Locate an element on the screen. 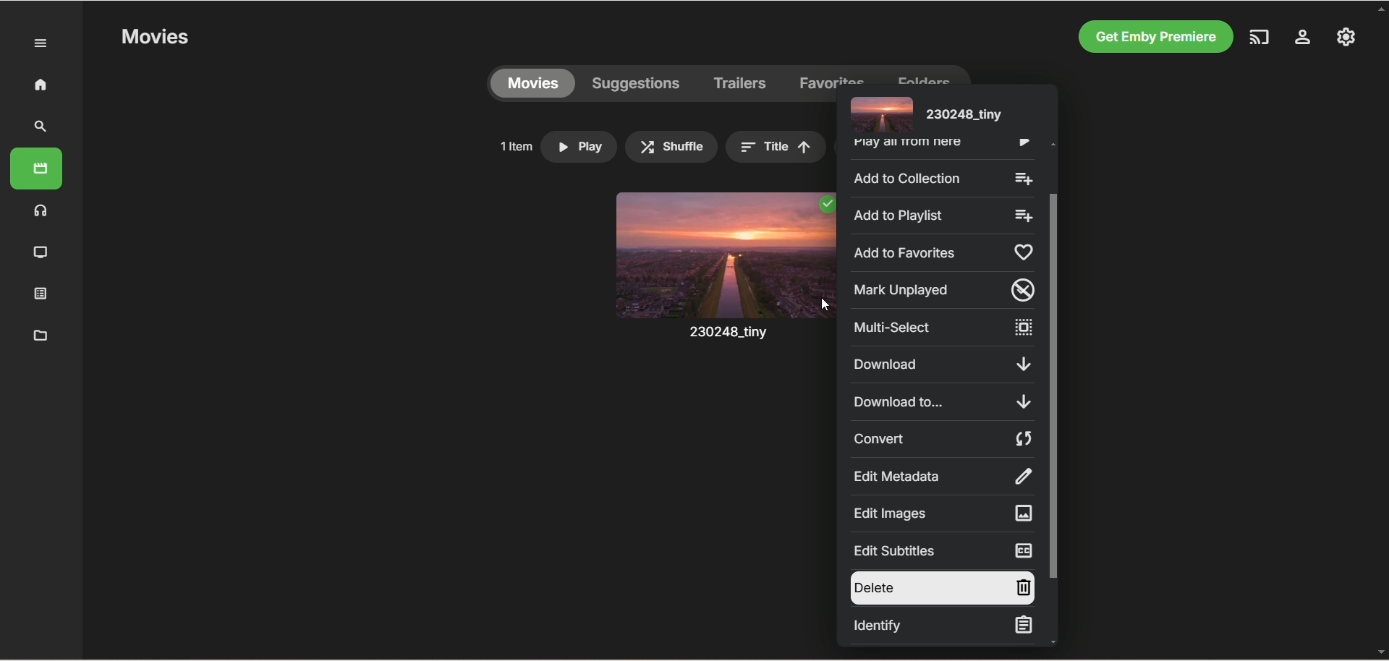 This screenshot has height=661, width=1389. manage emby  server is located at coordinates (1346, 36).